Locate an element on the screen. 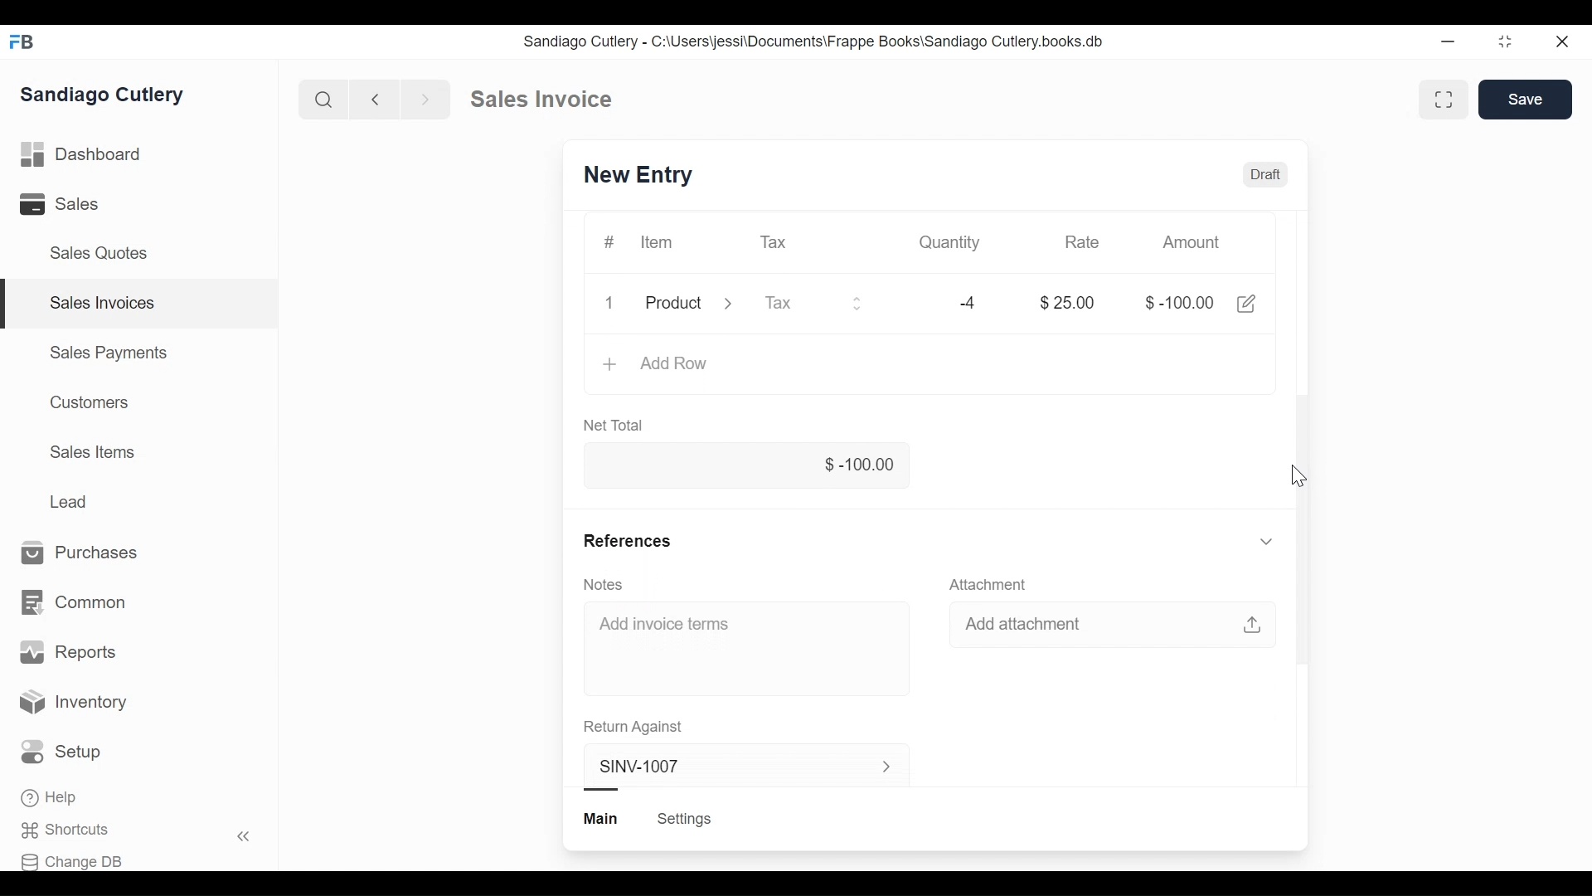 The image size is (1592, 896). Item is located at coordinates (658, 242).